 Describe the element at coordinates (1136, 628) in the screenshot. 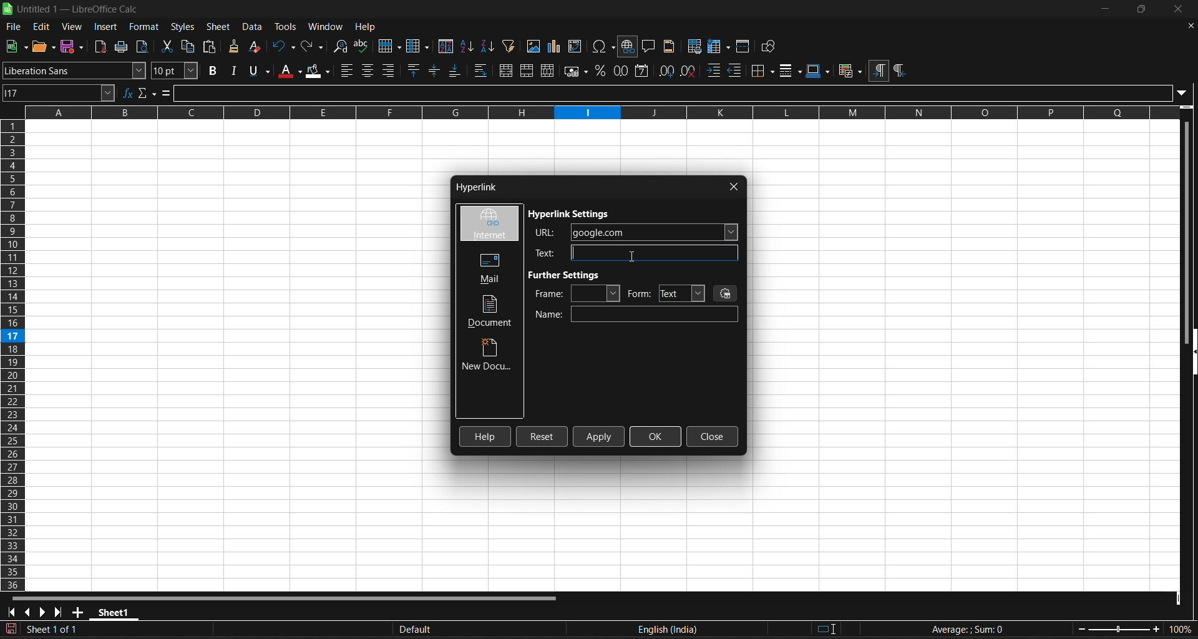

I see `zoom factor` at that location.